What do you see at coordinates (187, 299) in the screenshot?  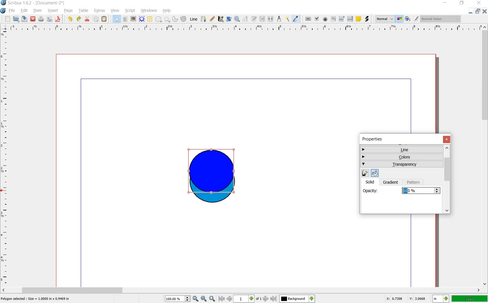 I see `increase or decrease zoom` at bounding box center [187, 299].